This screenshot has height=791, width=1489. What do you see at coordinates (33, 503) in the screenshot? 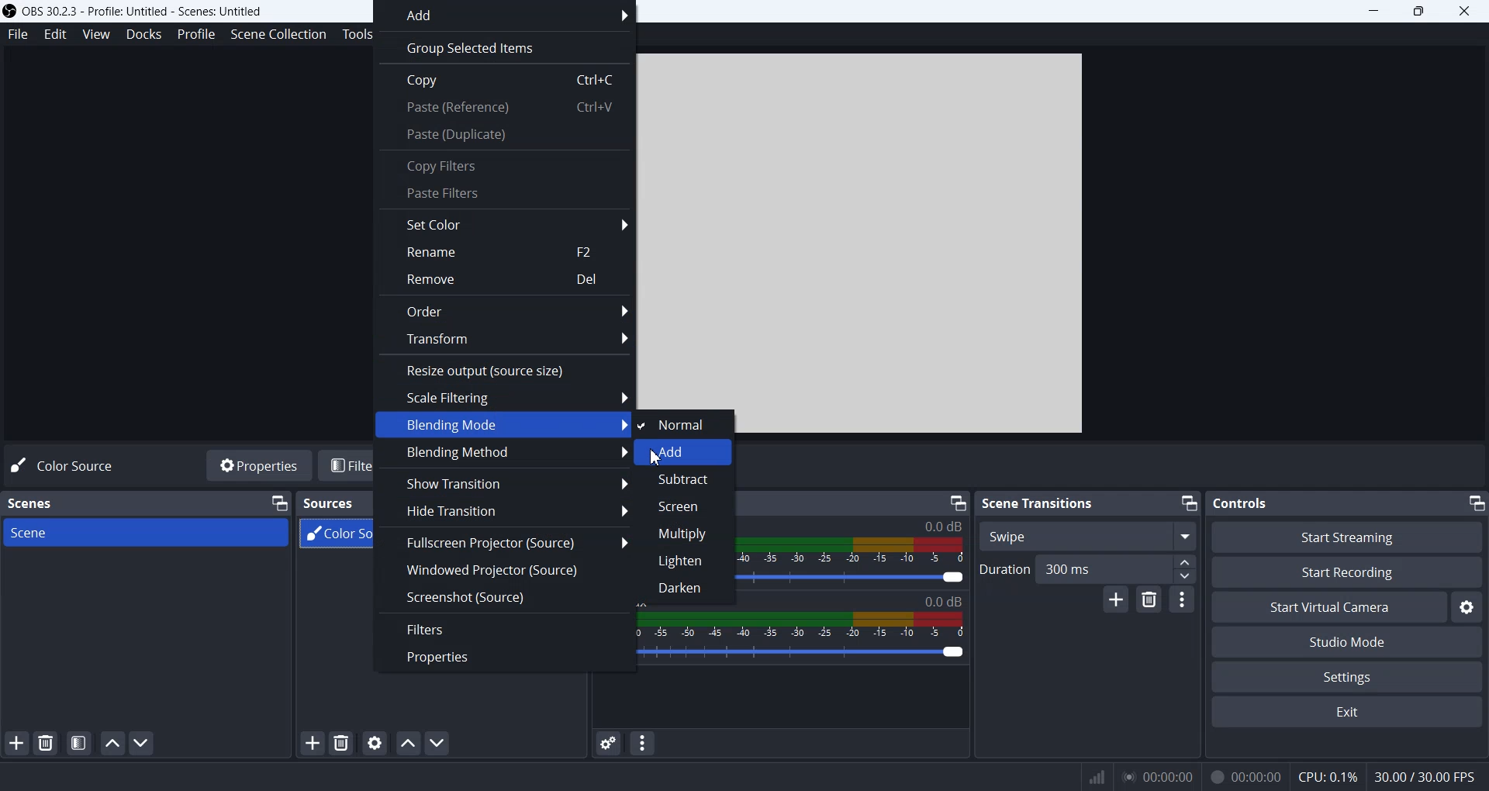
I see `Scenes` at bounding box center [33, 503].